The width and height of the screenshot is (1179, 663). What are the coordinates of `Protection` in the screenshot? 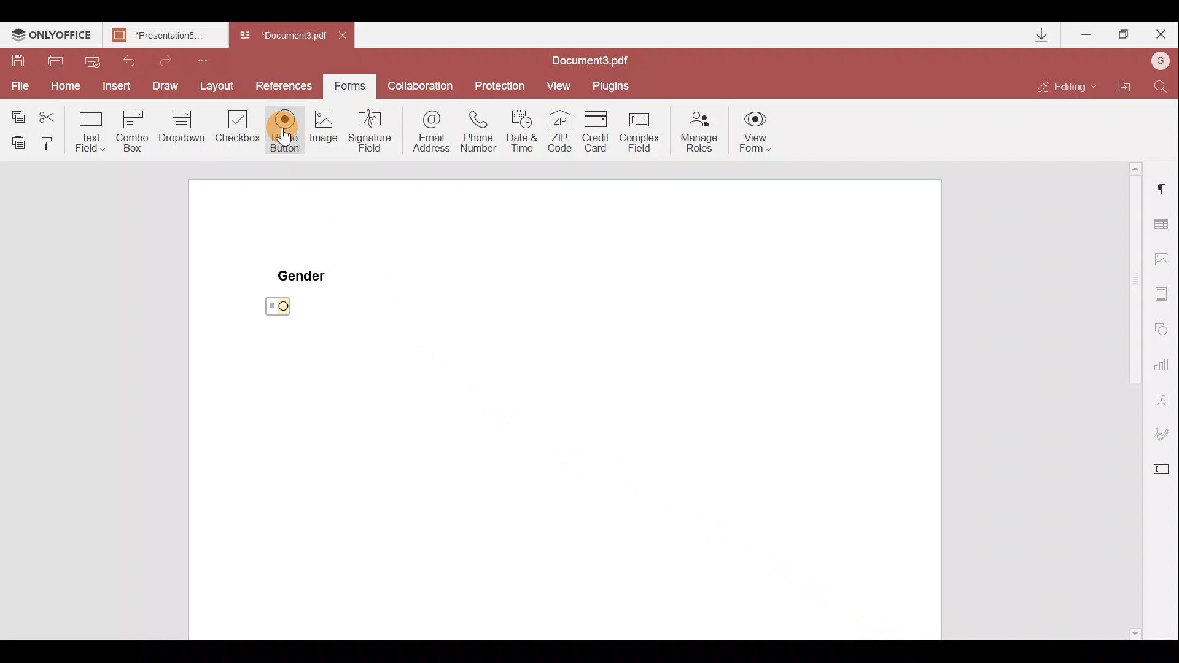 It's located at (501, 82).